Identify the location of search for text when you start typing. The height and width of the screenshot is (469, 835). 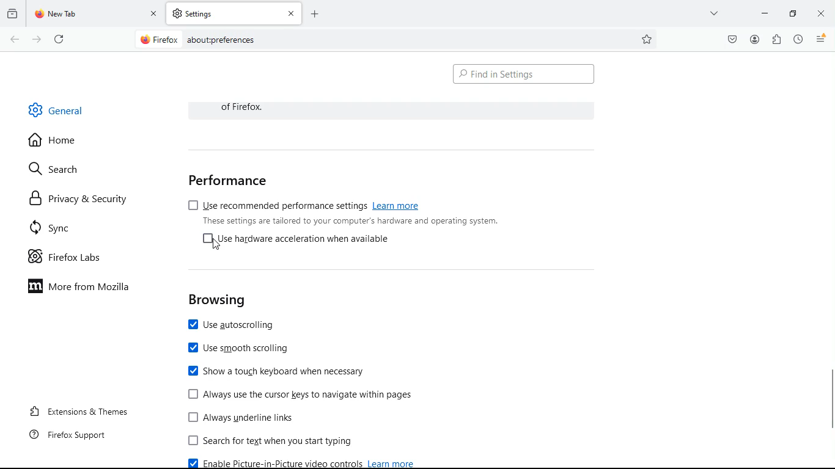
(271, 440).